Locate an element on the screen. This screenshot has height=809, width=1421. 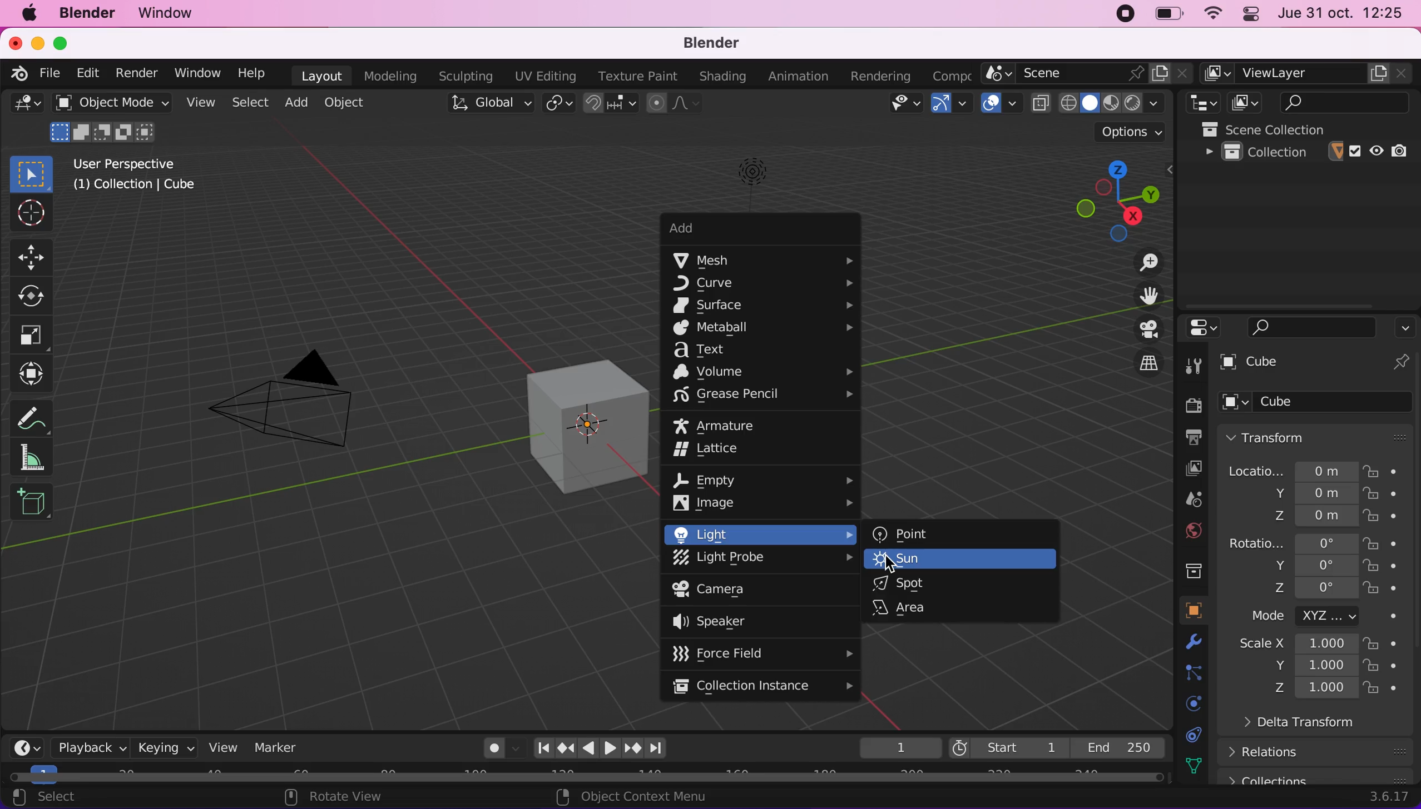
sculpting is located at coordinates (464, 77).